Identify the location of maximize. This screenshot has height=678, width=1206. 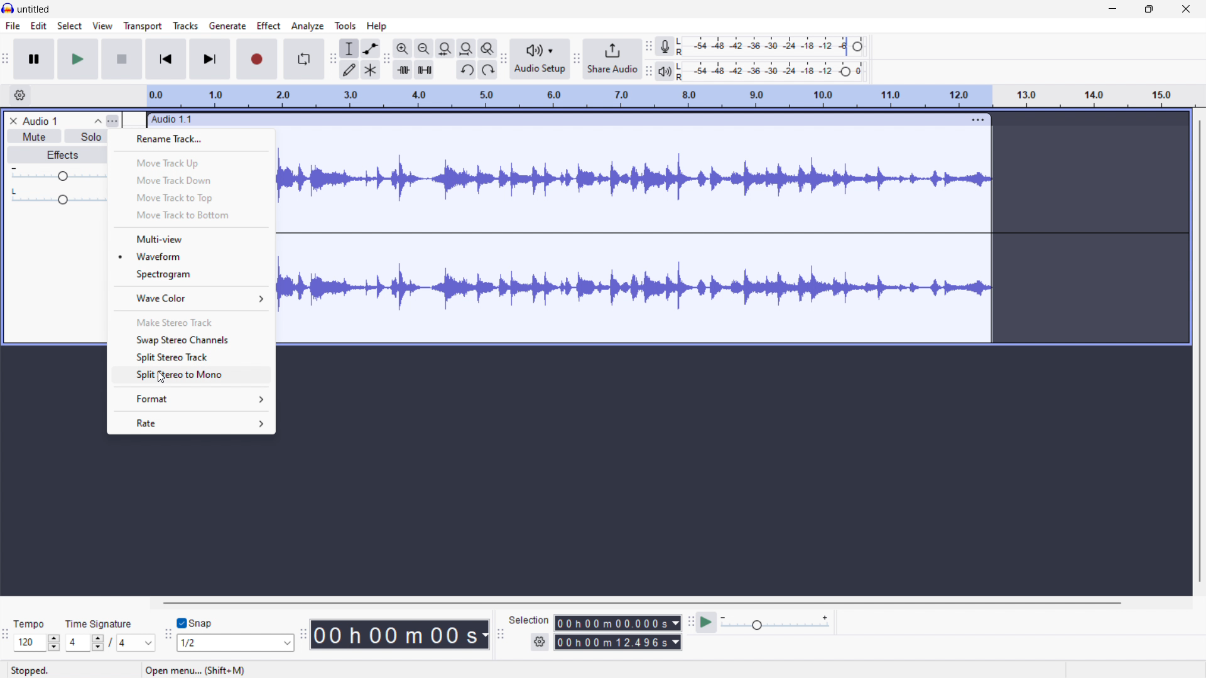
(1149, 9).